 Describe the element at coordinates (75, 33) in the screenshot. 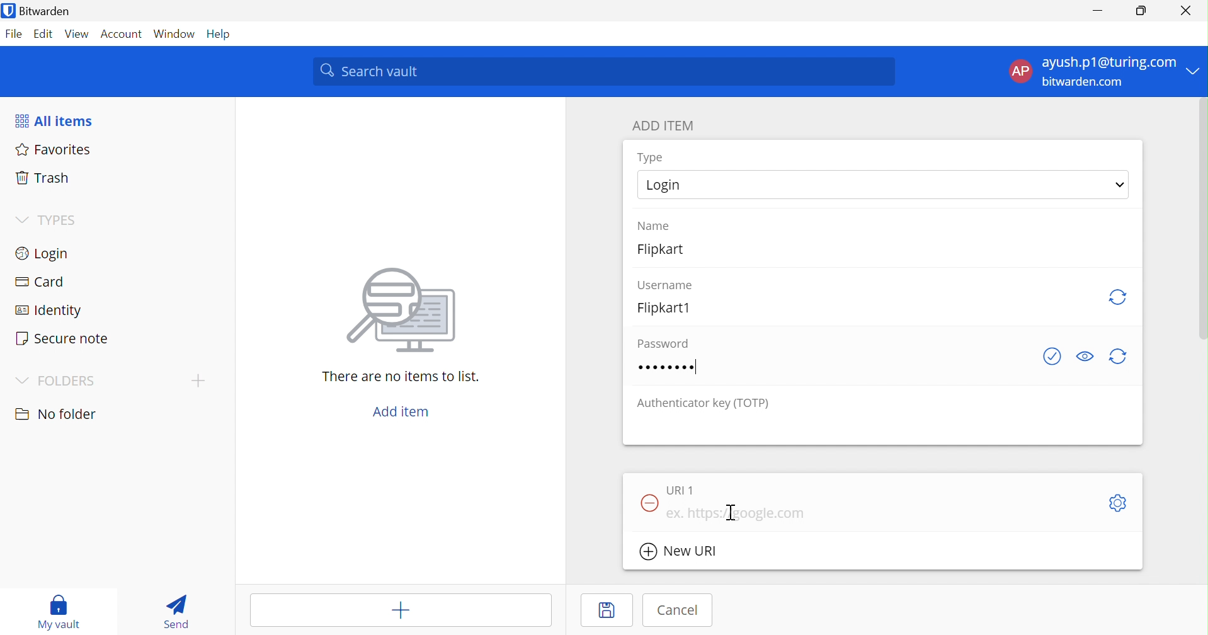

I see `View` at that location.